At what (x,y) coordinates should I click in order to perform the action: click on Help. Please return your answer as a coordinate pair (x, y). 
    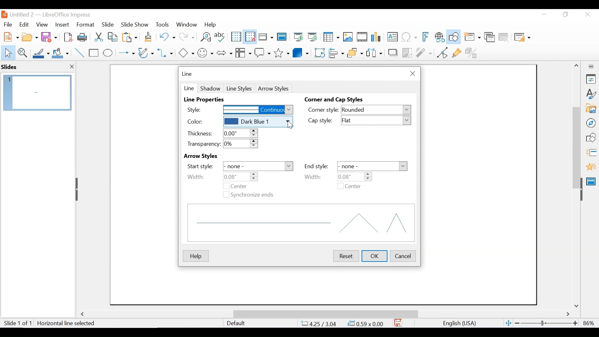
    Looking at the image, I should click on (195, 256).